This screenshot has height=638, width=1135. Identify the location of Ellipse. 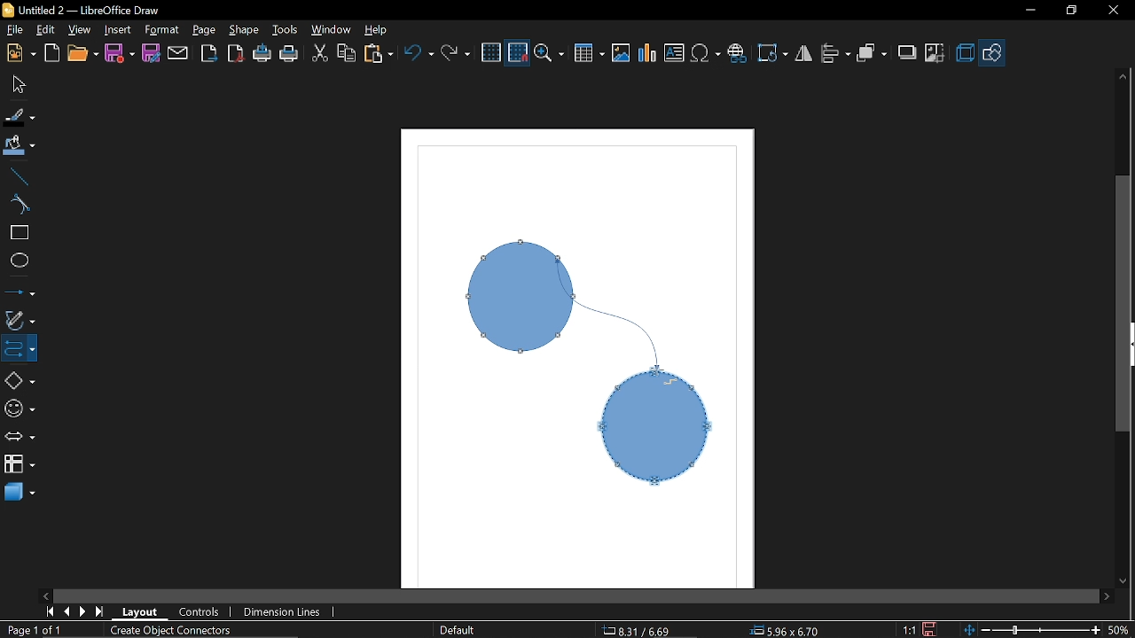
(17, 261).